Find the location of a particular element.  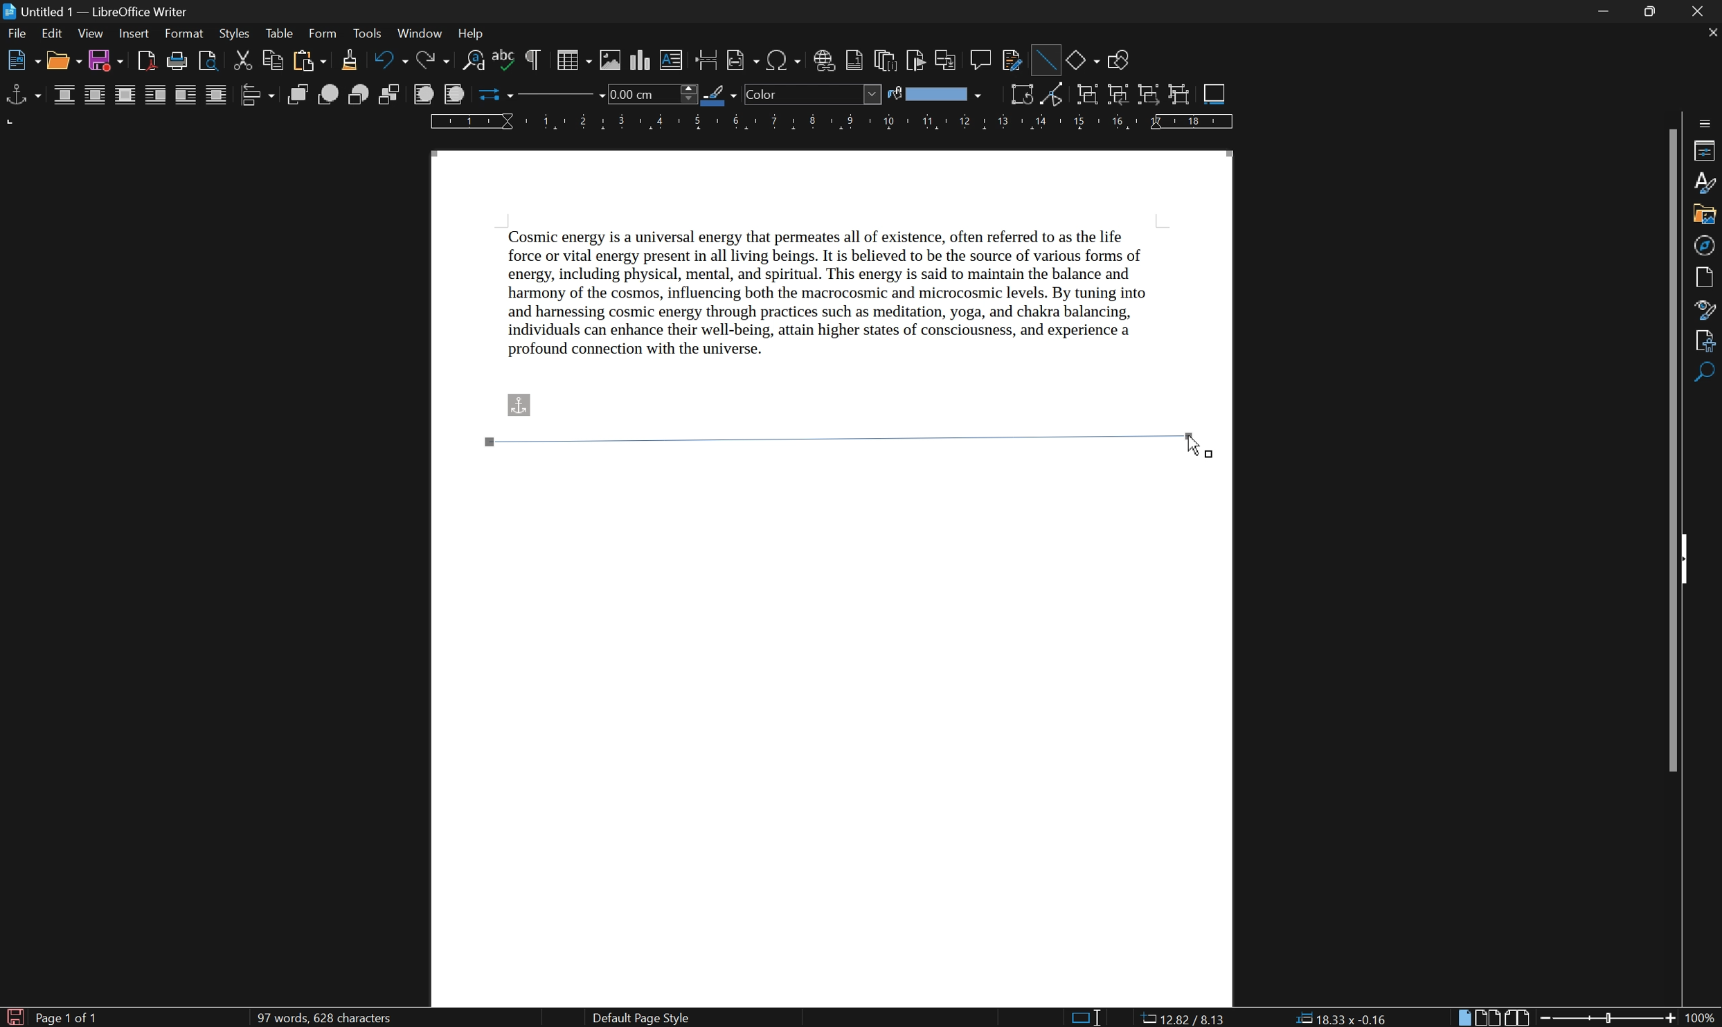

manage changes is located at coordinates (1708, 341).